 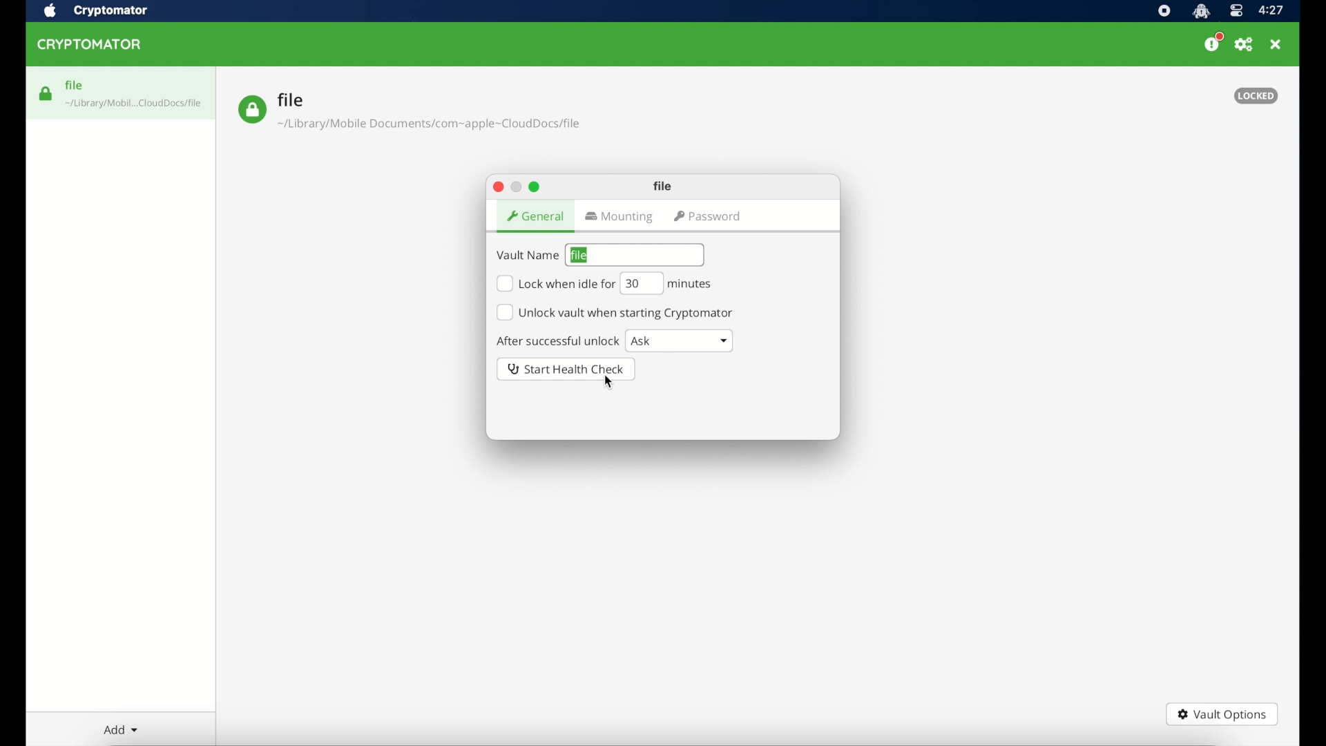 What do you see at coordinates (664, 186) in the screenshot?
I see `file` at bounding box center [664, 186].